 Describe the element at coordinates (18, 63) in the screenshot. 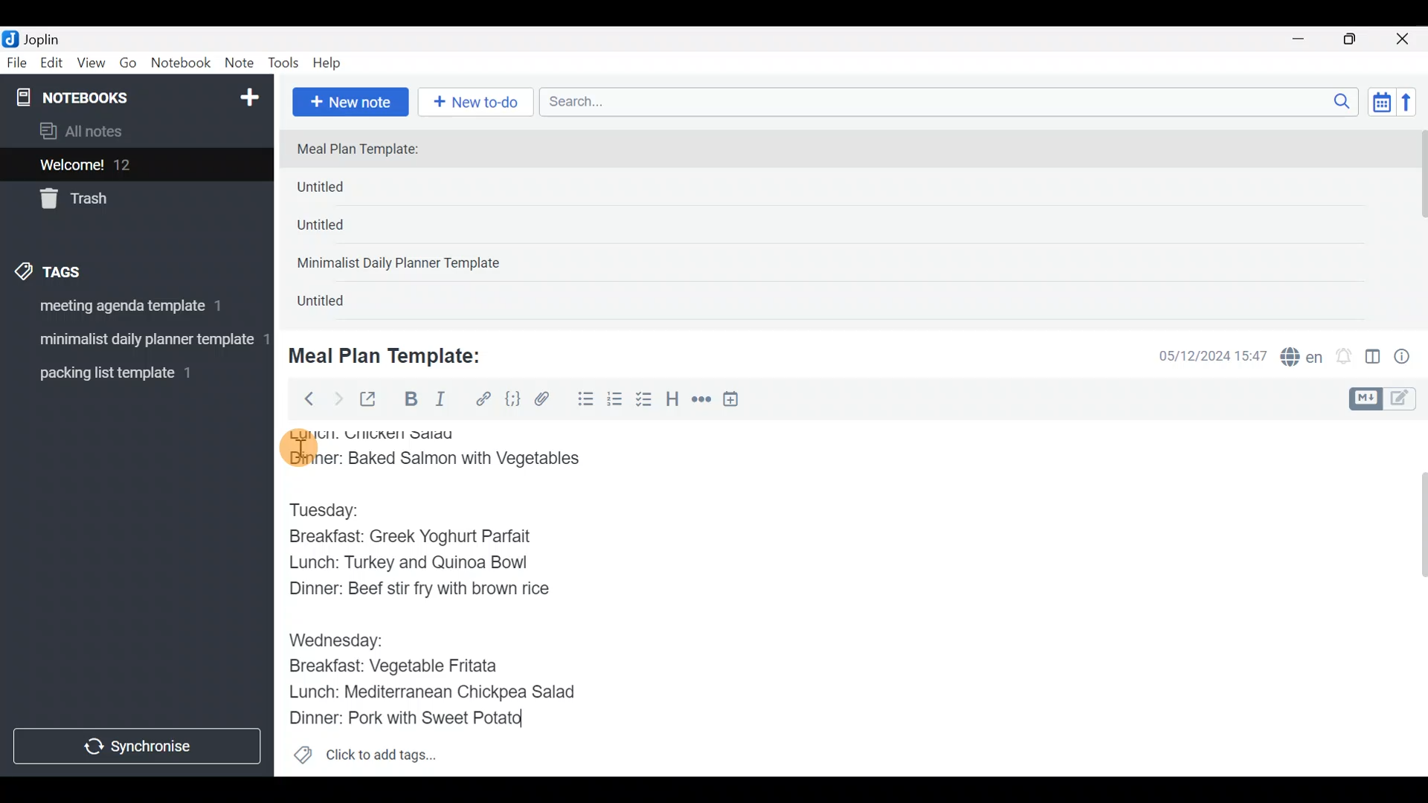

I see `File` at that location.